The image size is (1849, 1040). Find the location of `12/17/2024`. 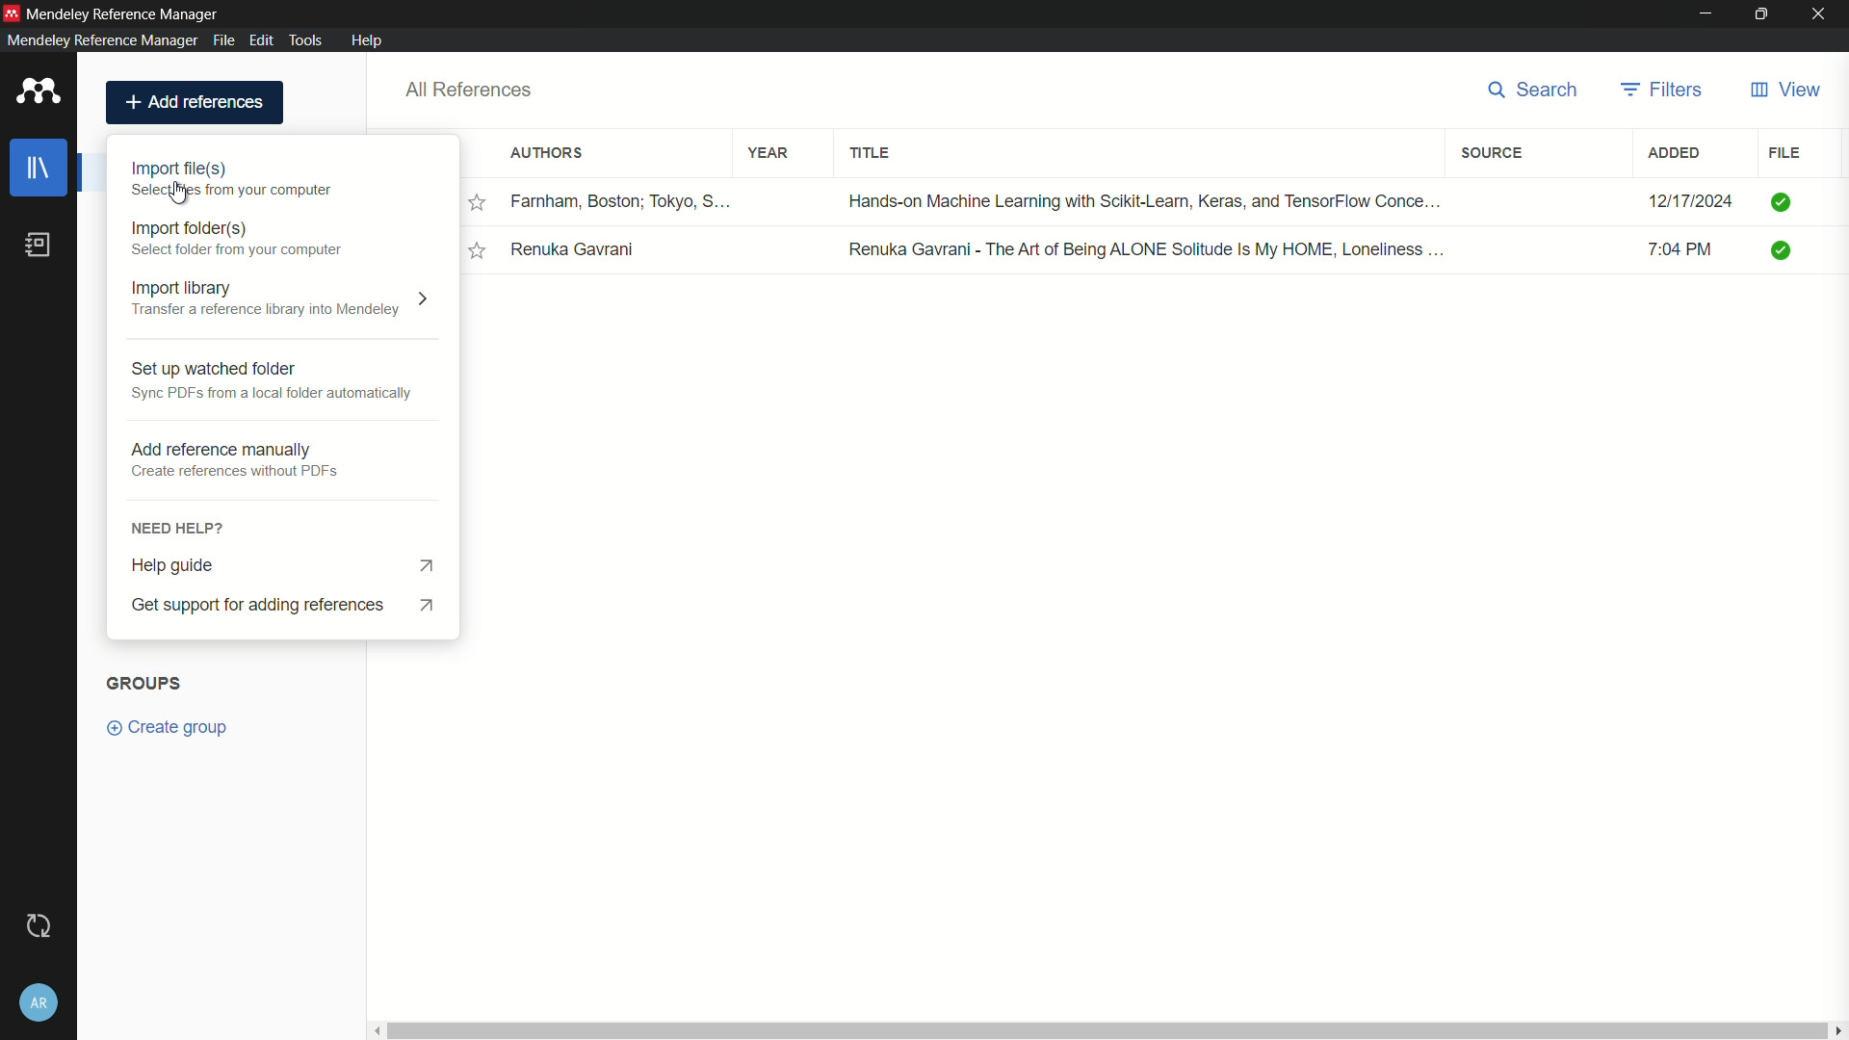

12/17/2024 is located at coordinates (1690, 201).